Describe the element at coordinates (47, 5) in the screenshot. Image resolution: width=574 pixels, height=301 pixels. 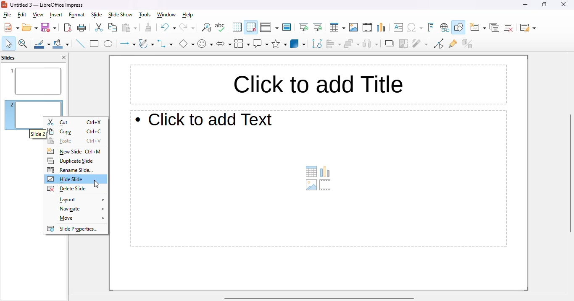
I see `Untitle 3 -LibreOffice Impress` at that location.